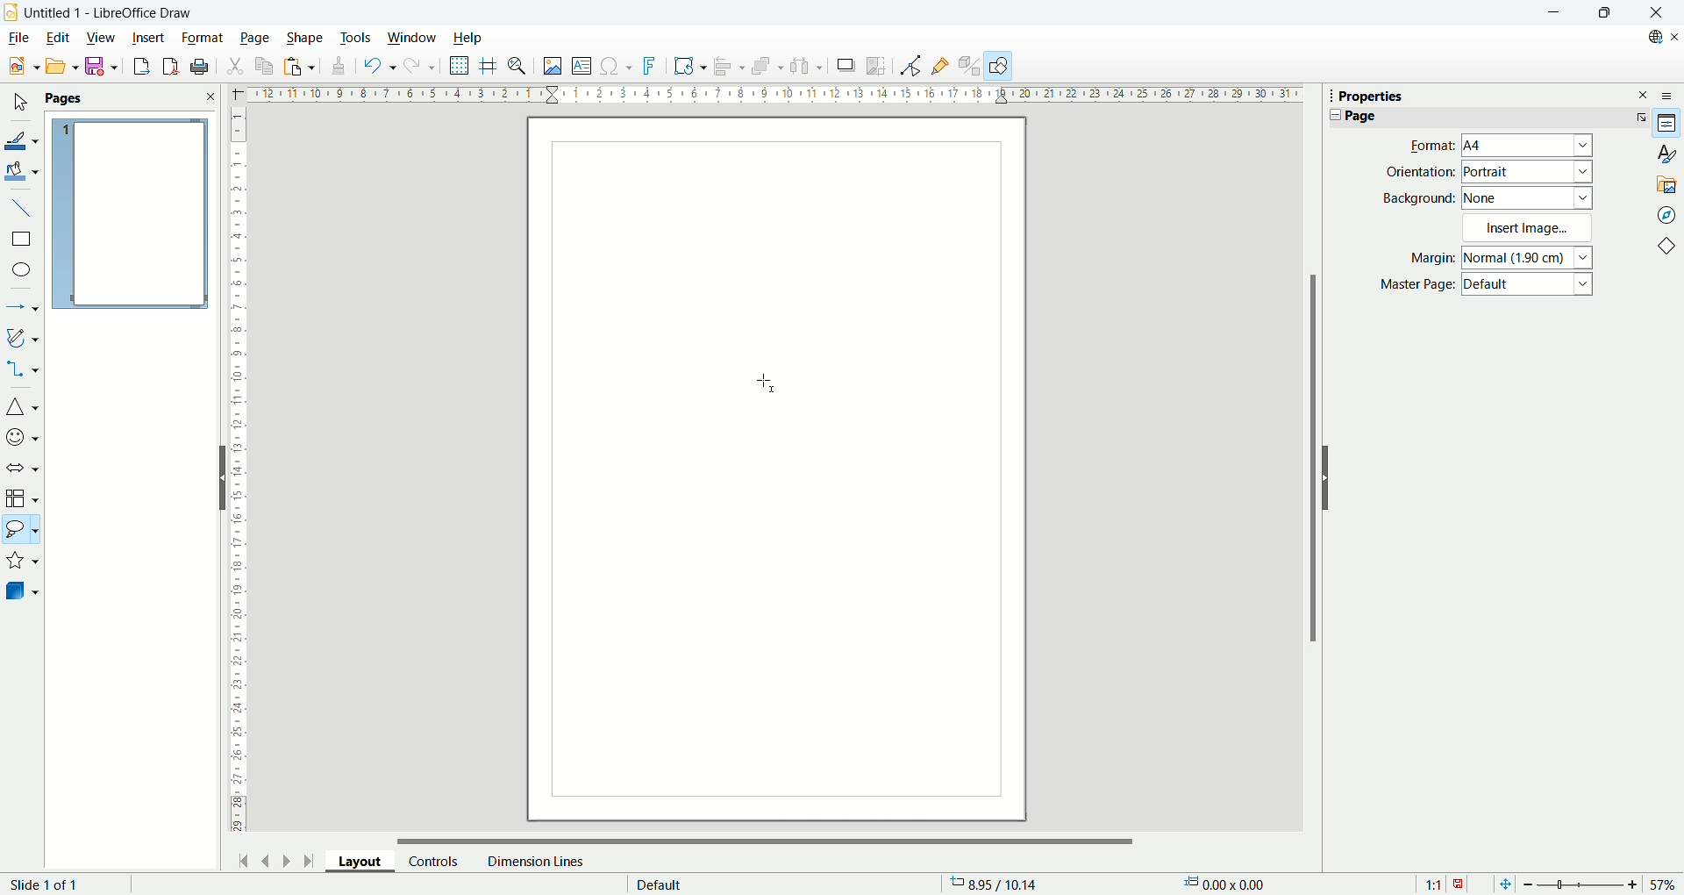 This screenshot has width=1684, height=895. Describe the element at coordinates (255, 39) in the screenshot. I see `page` at that location.